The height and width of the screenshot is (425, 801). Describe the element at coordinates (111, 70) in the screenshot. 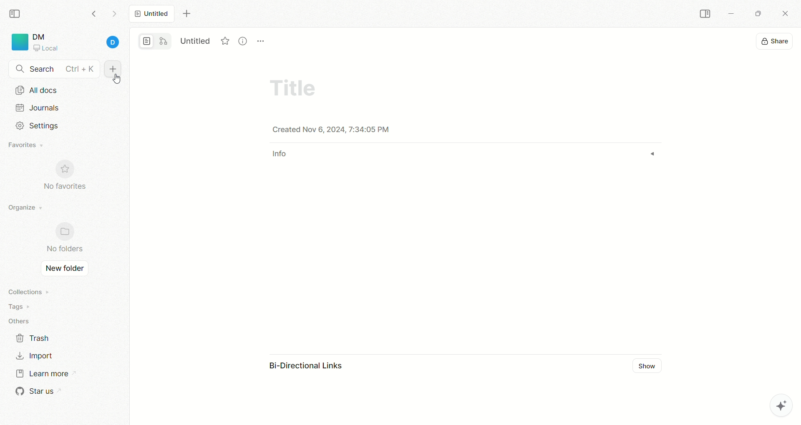

I see `new document` at that location.